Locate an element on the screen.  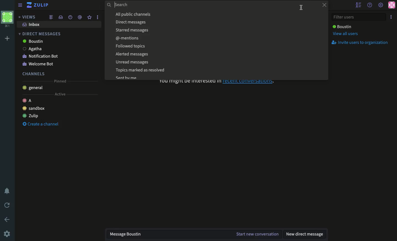
Create a channe is located at coordinates (41, 124).